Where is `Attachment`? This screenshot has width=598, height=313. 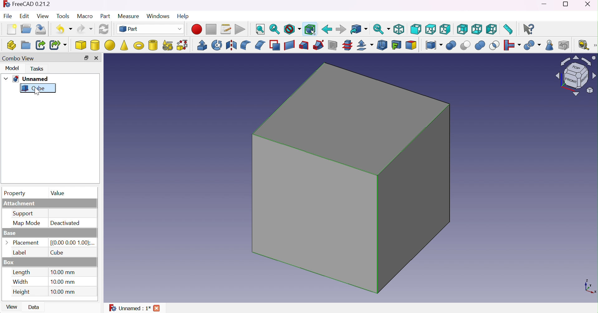
Attachment is located at coordinates (20, 204).